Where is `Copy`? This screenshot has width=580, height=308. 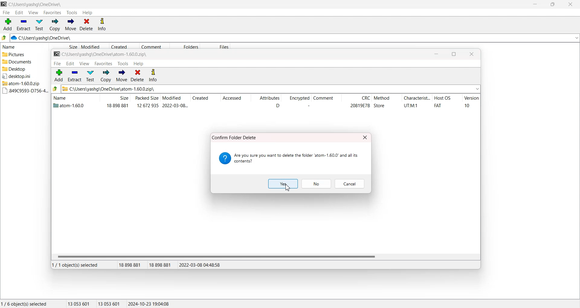 Copy is located at coordinates (54, 25).